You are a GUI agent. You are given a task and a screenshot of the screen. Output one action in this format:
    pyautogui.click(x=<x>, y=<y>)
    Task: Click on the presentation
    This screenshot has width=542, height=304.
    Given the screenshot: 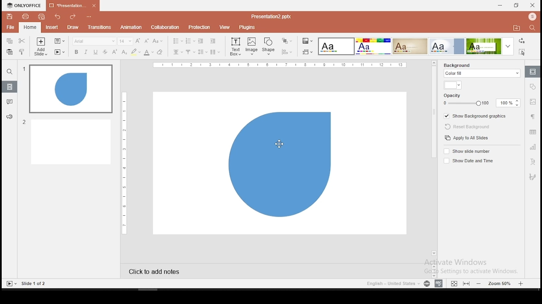 What is the action you would take?
    pyautogui.click(x=72, y=6)
    